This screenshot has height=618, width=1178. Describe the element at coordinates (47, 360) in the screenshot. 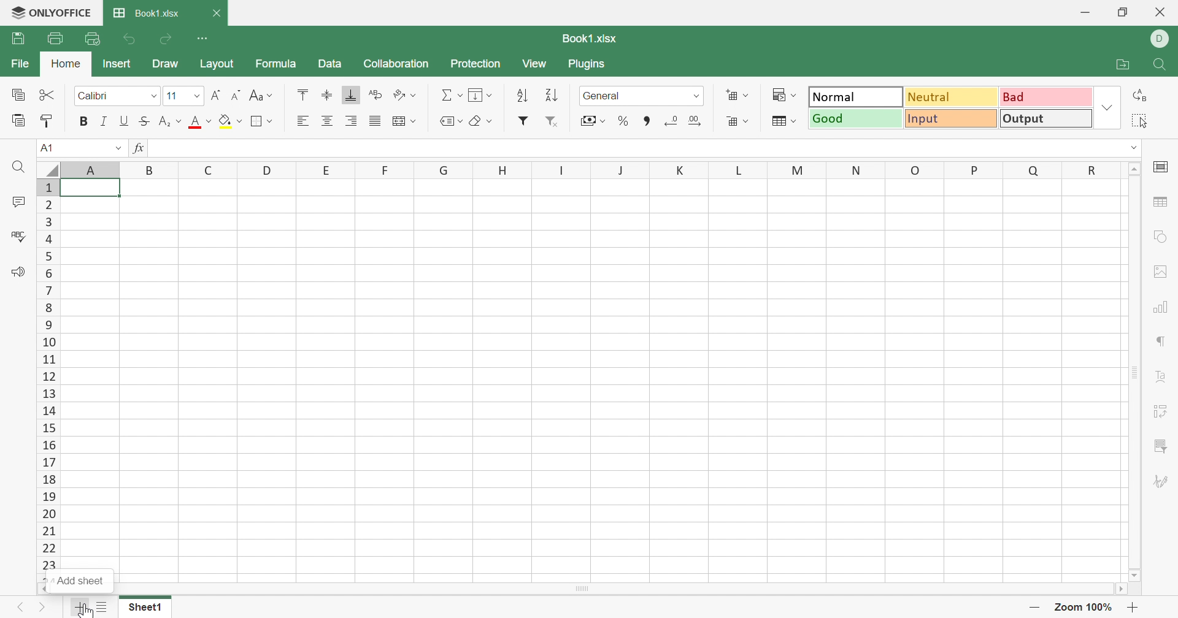

I see `11` at that location.